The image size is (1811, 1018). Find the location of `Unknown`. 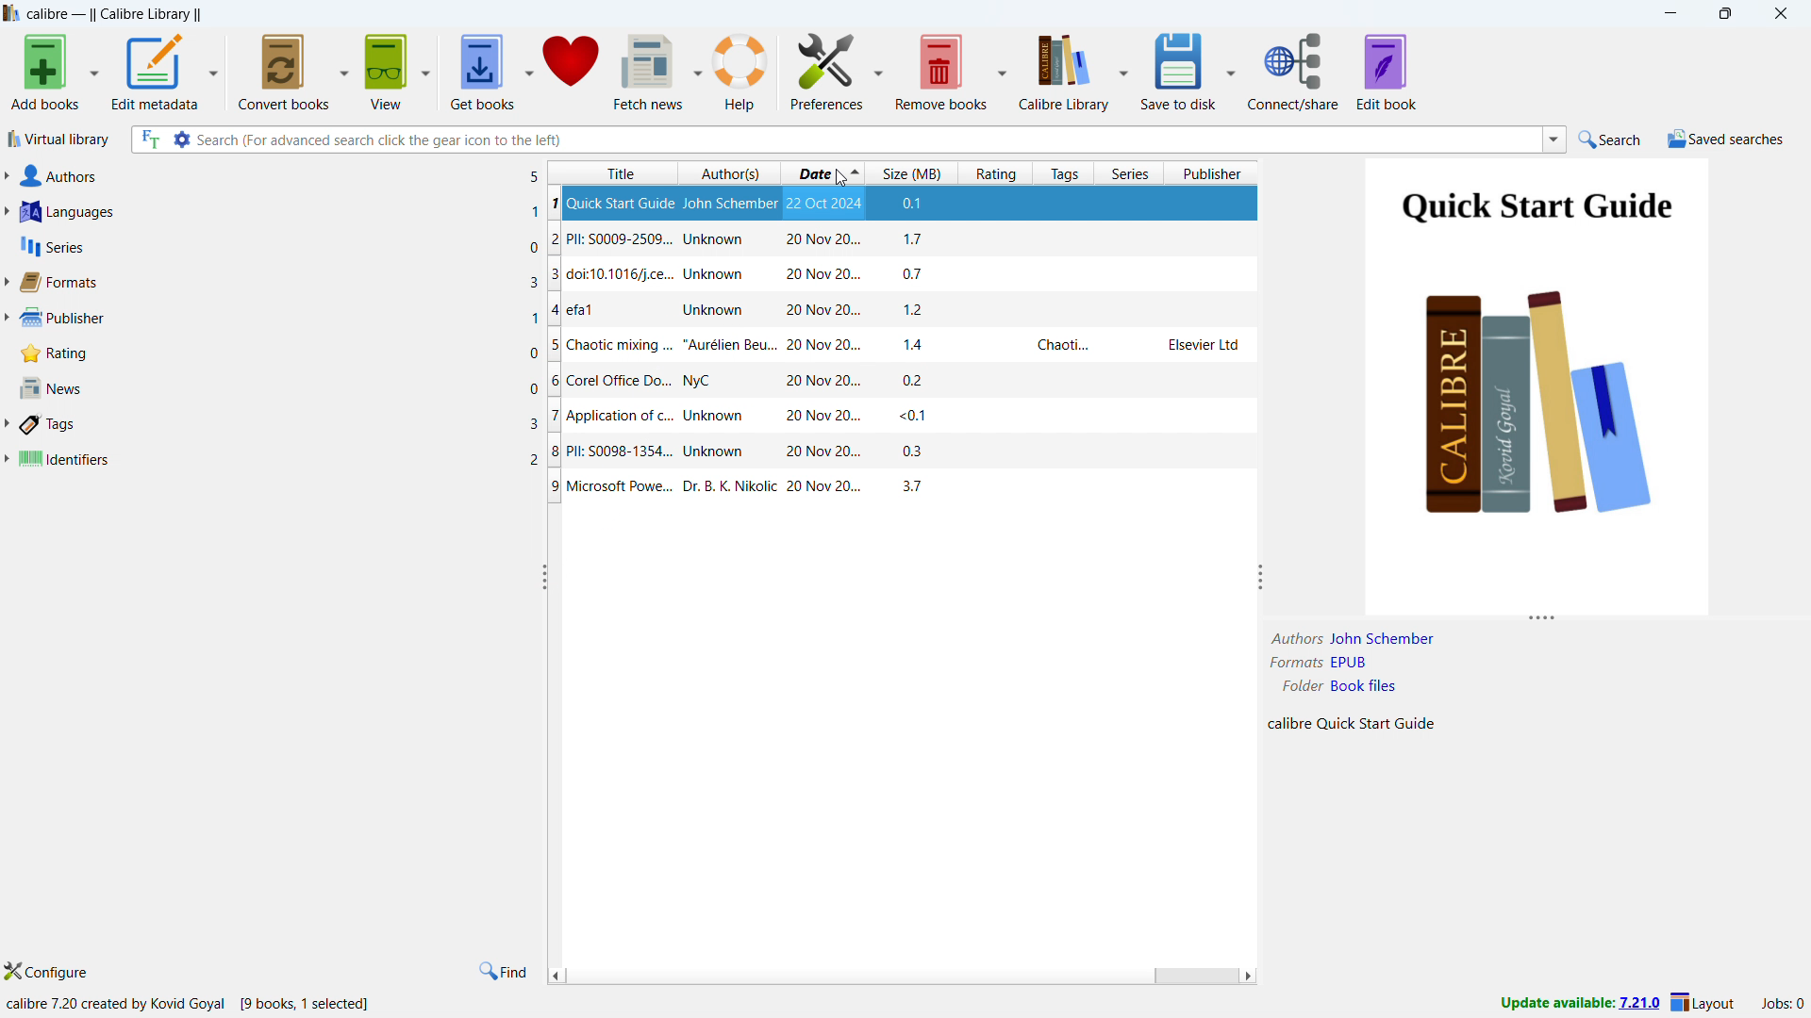

Unknown is located at coordinates (721, 240).